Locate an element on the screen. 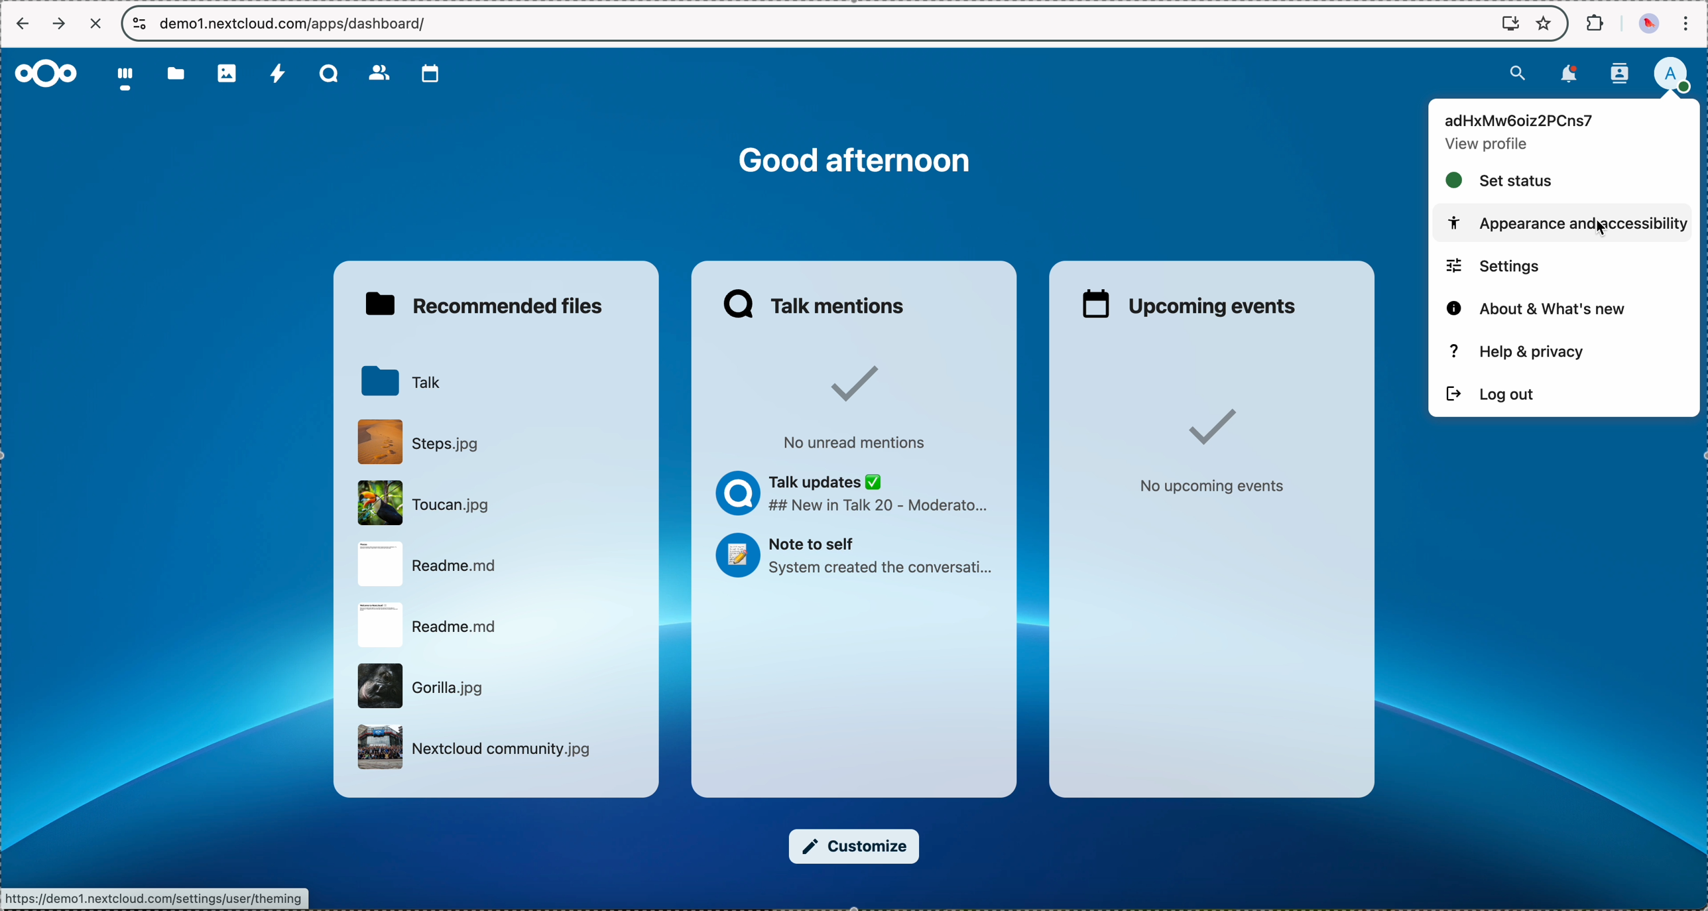 The height and width of the screenshot is (911, 1708). customize button is located at coordinates (854, 847).